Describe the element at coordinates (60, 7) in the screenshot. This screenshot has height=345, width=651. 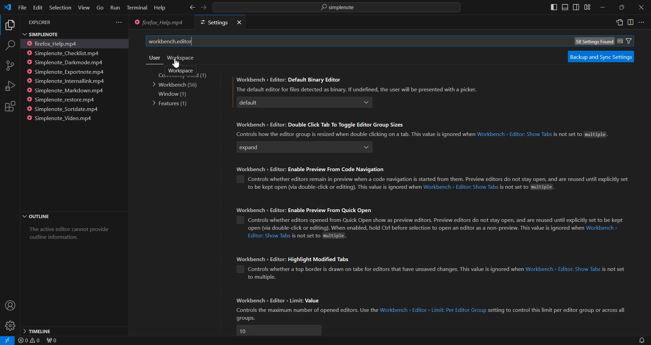
I see `Selection` at that location.